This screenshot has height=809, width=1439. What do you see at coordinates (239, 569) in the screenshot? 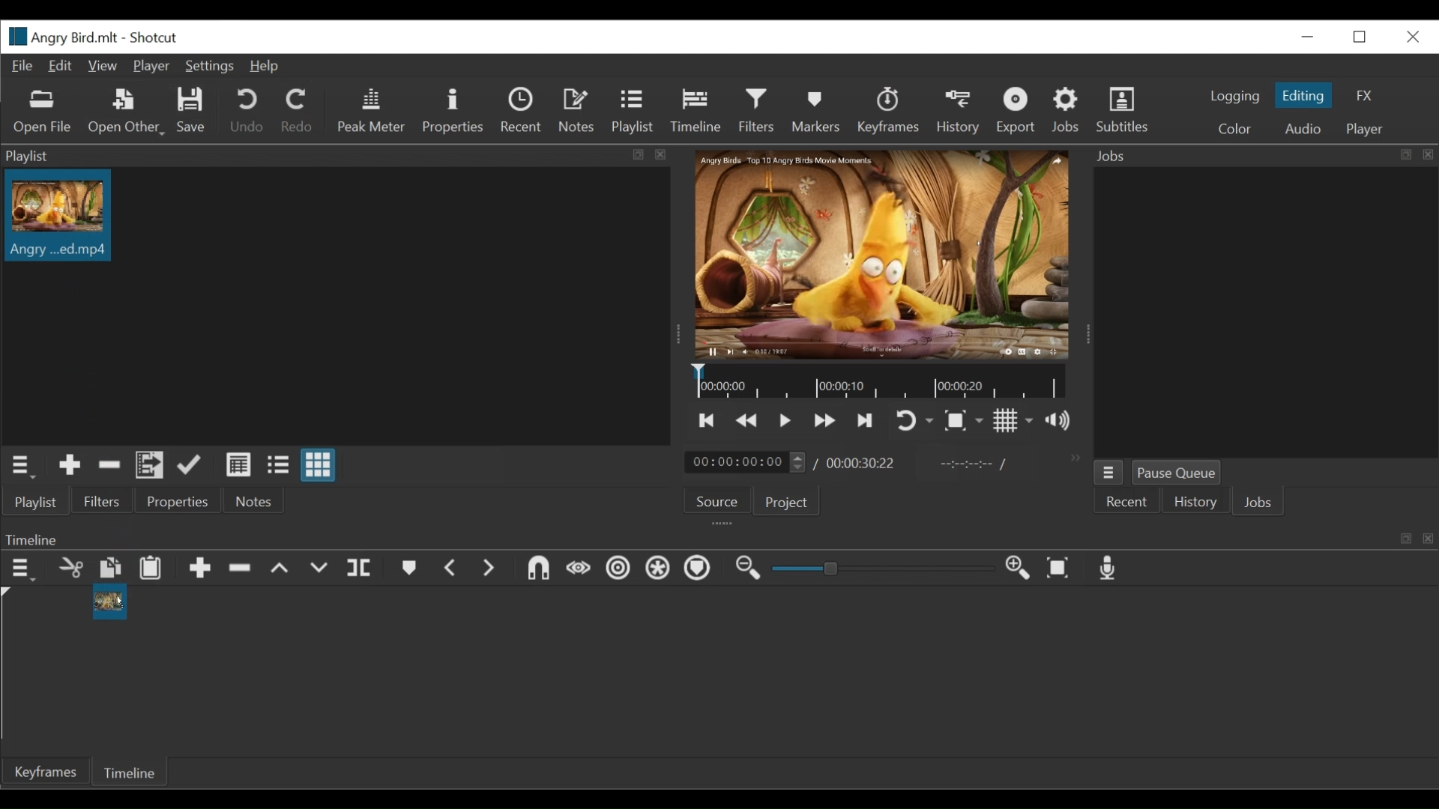
I see `Ripple Delete` at bounding box center [239, 569].